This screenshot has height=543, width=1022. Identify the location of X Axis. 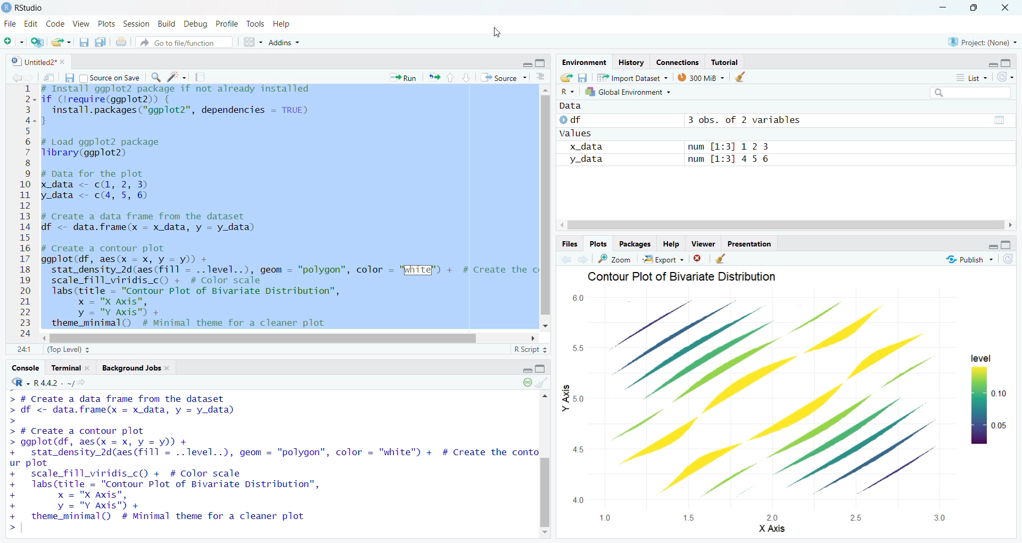
(771, 532).